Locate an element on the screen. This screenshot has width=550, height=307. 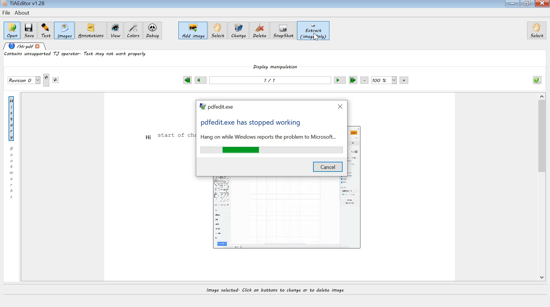
save revisions is located at coordinates (24, 81).